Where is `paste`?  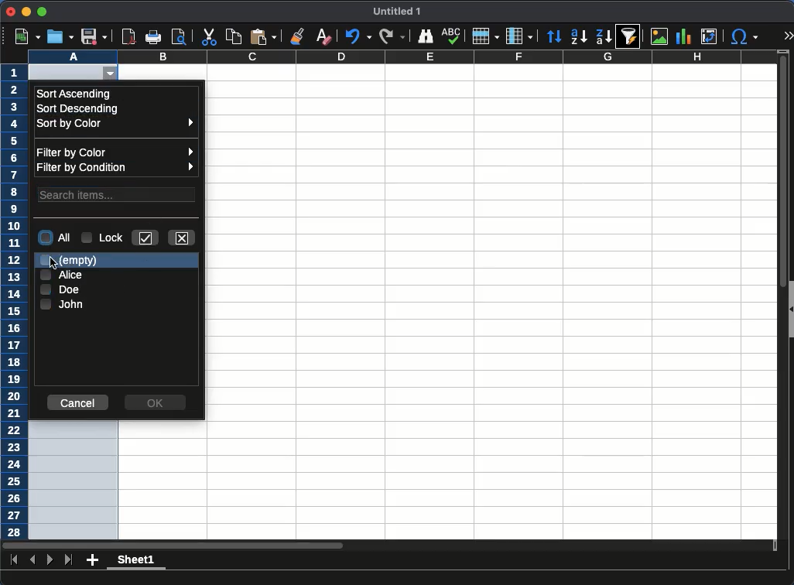 paste is located at coordinates (263, 36).